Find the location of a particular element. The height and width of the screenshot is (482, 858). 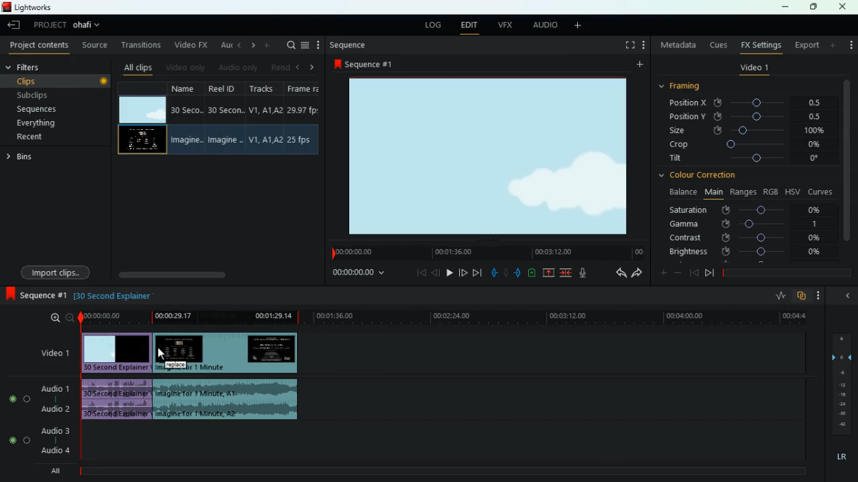

time is located at coordinates (486, 253).